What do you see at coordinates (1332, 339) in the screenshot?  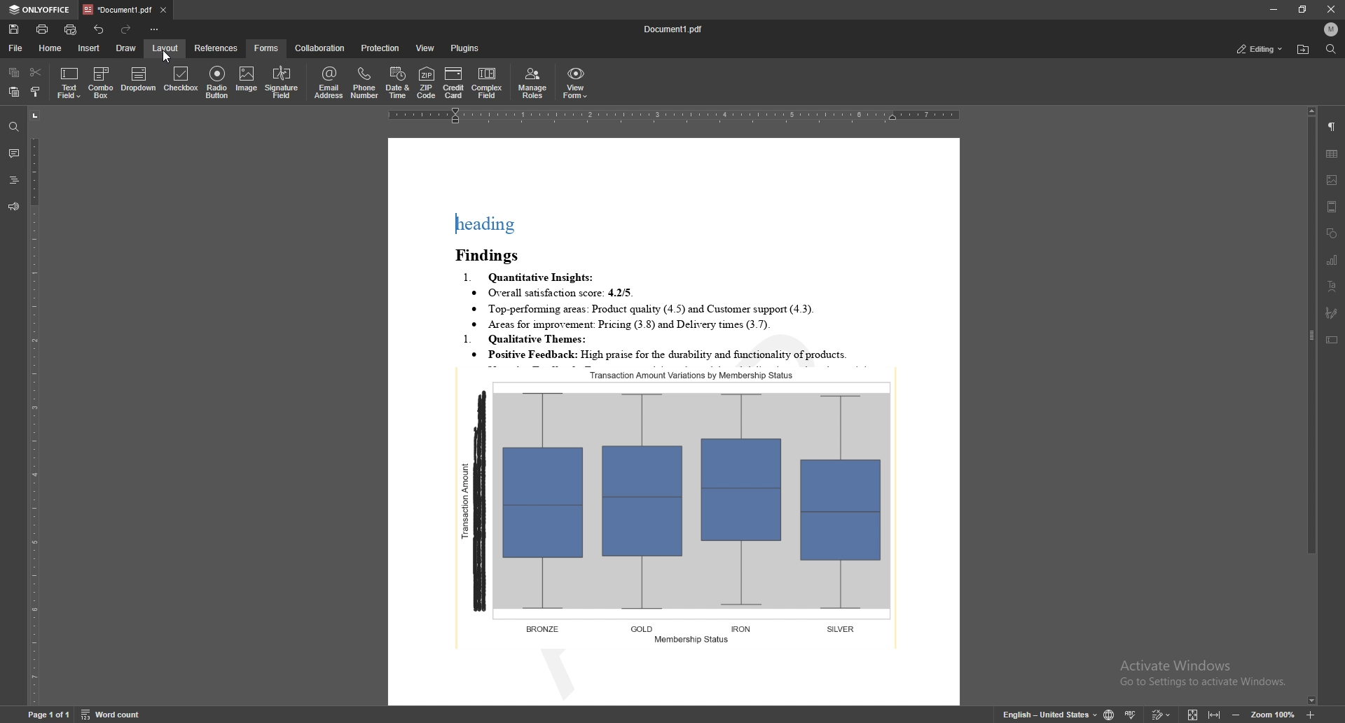 I see `text box` at bounding box center [1332, 339].